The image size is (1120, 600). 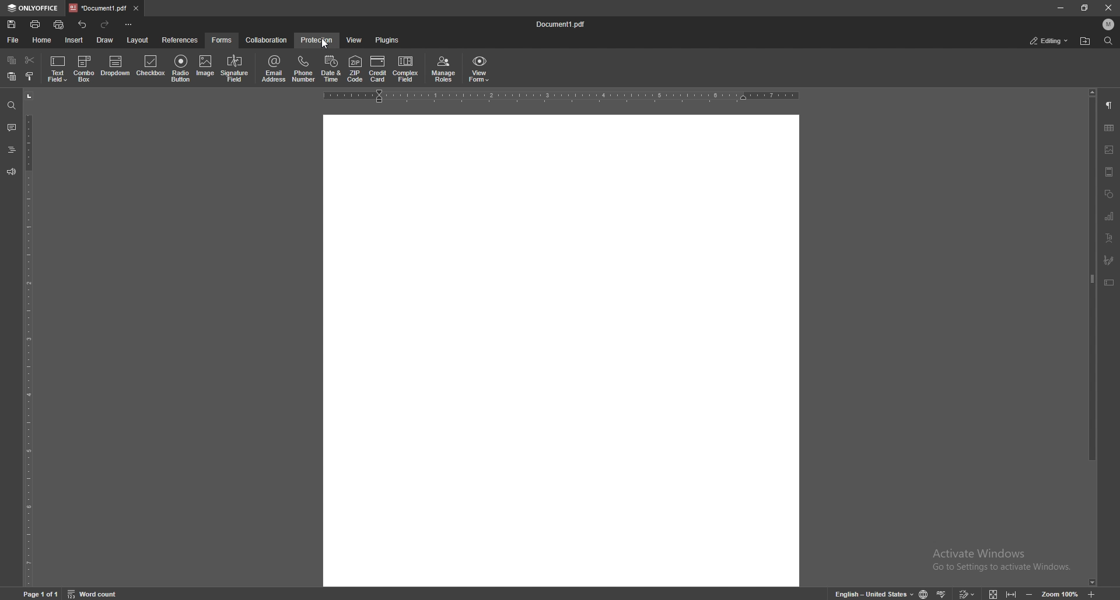 I want to click on status, so click(x=1049, y=41).